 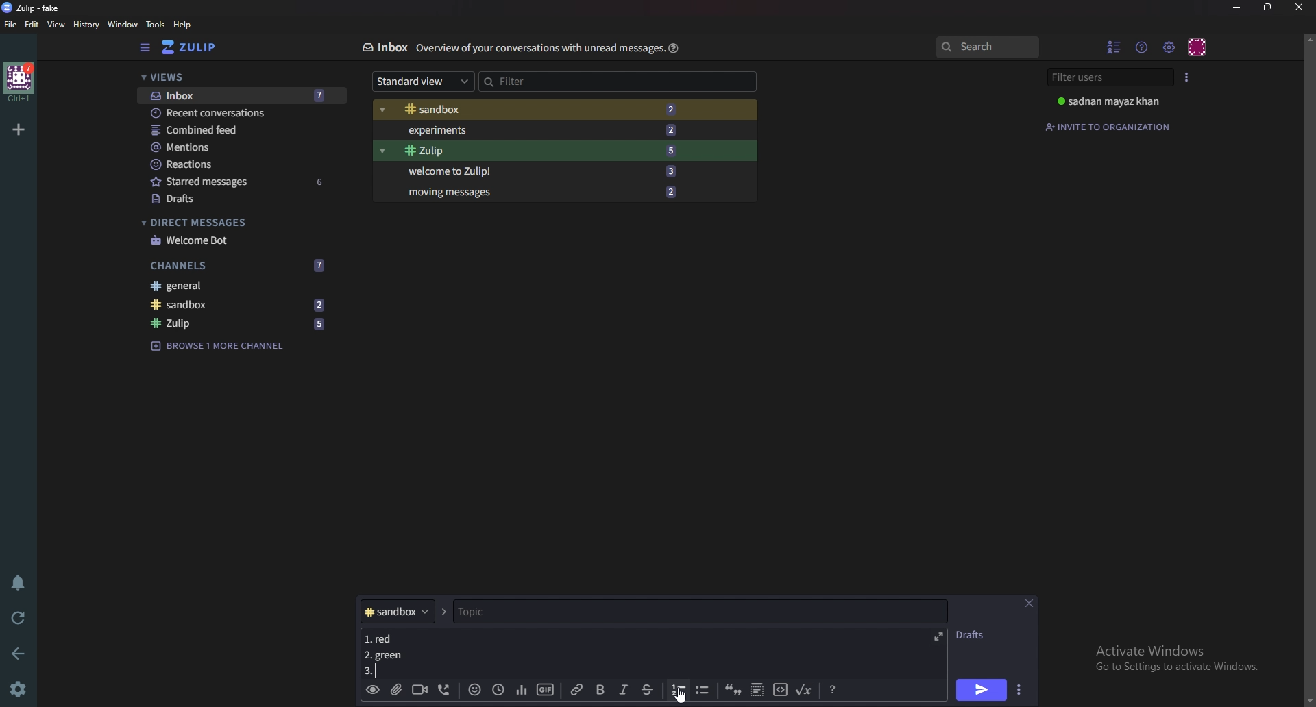 I want to click on Tools, so click(x=155, y=24).